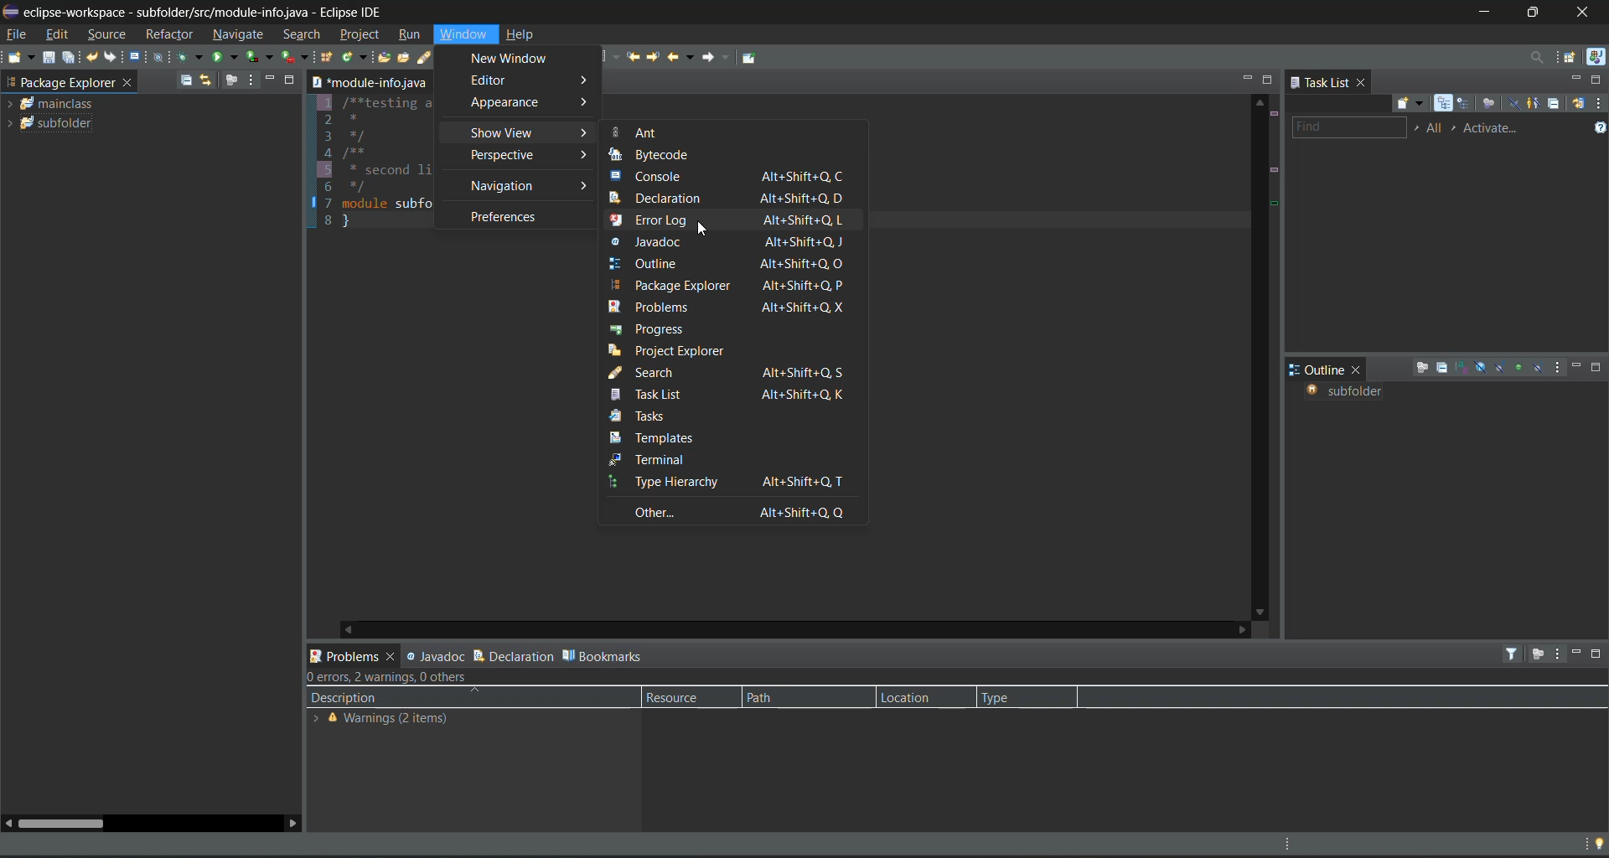 Image resolution: width=1609 pixels, height=858 pixels. What do you see at coordinates (749, 58) in the screenshot?
I see `pin editor` at bounding box center [749, 58].